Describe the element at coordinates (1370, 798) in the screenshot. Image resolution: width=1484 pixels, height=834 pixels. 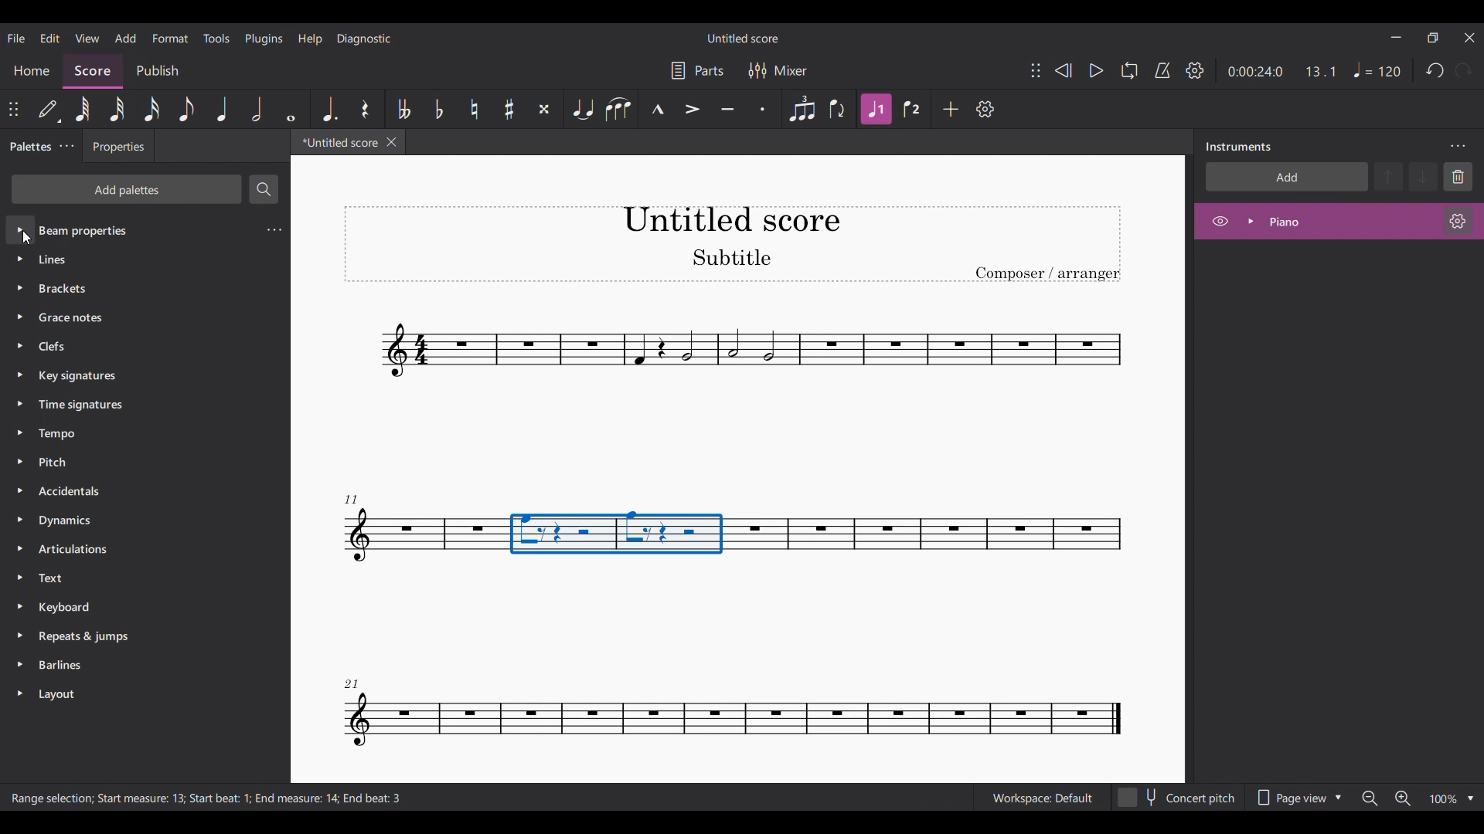
I see `Zoom out` at that location.